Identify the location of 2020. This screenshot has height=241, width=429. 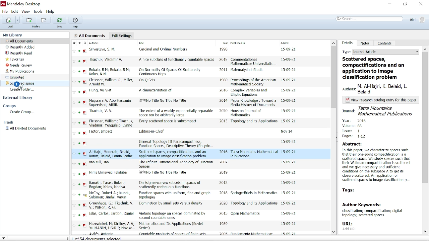
(223, 203).